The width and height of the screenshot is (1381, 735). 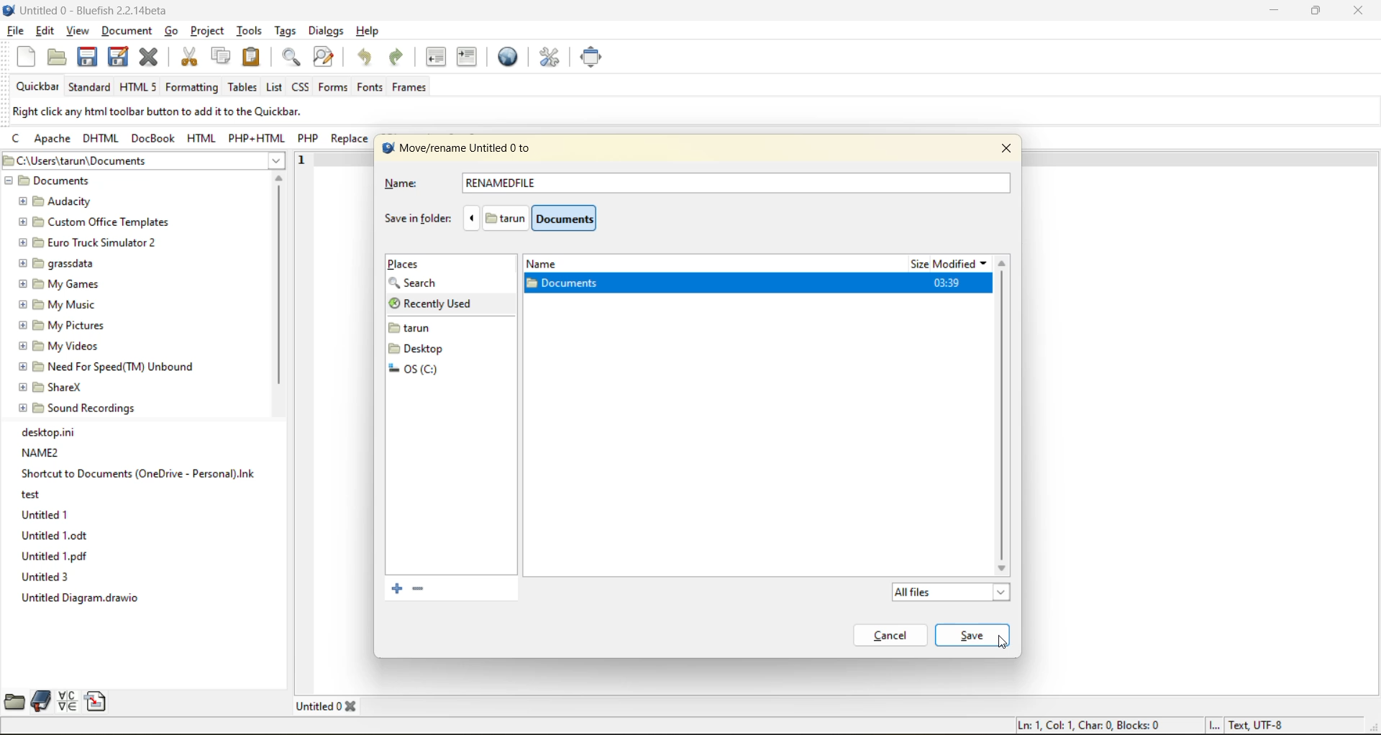 I want to click on Need For Speed(TM) Unbound, so click(x=108, y=367).